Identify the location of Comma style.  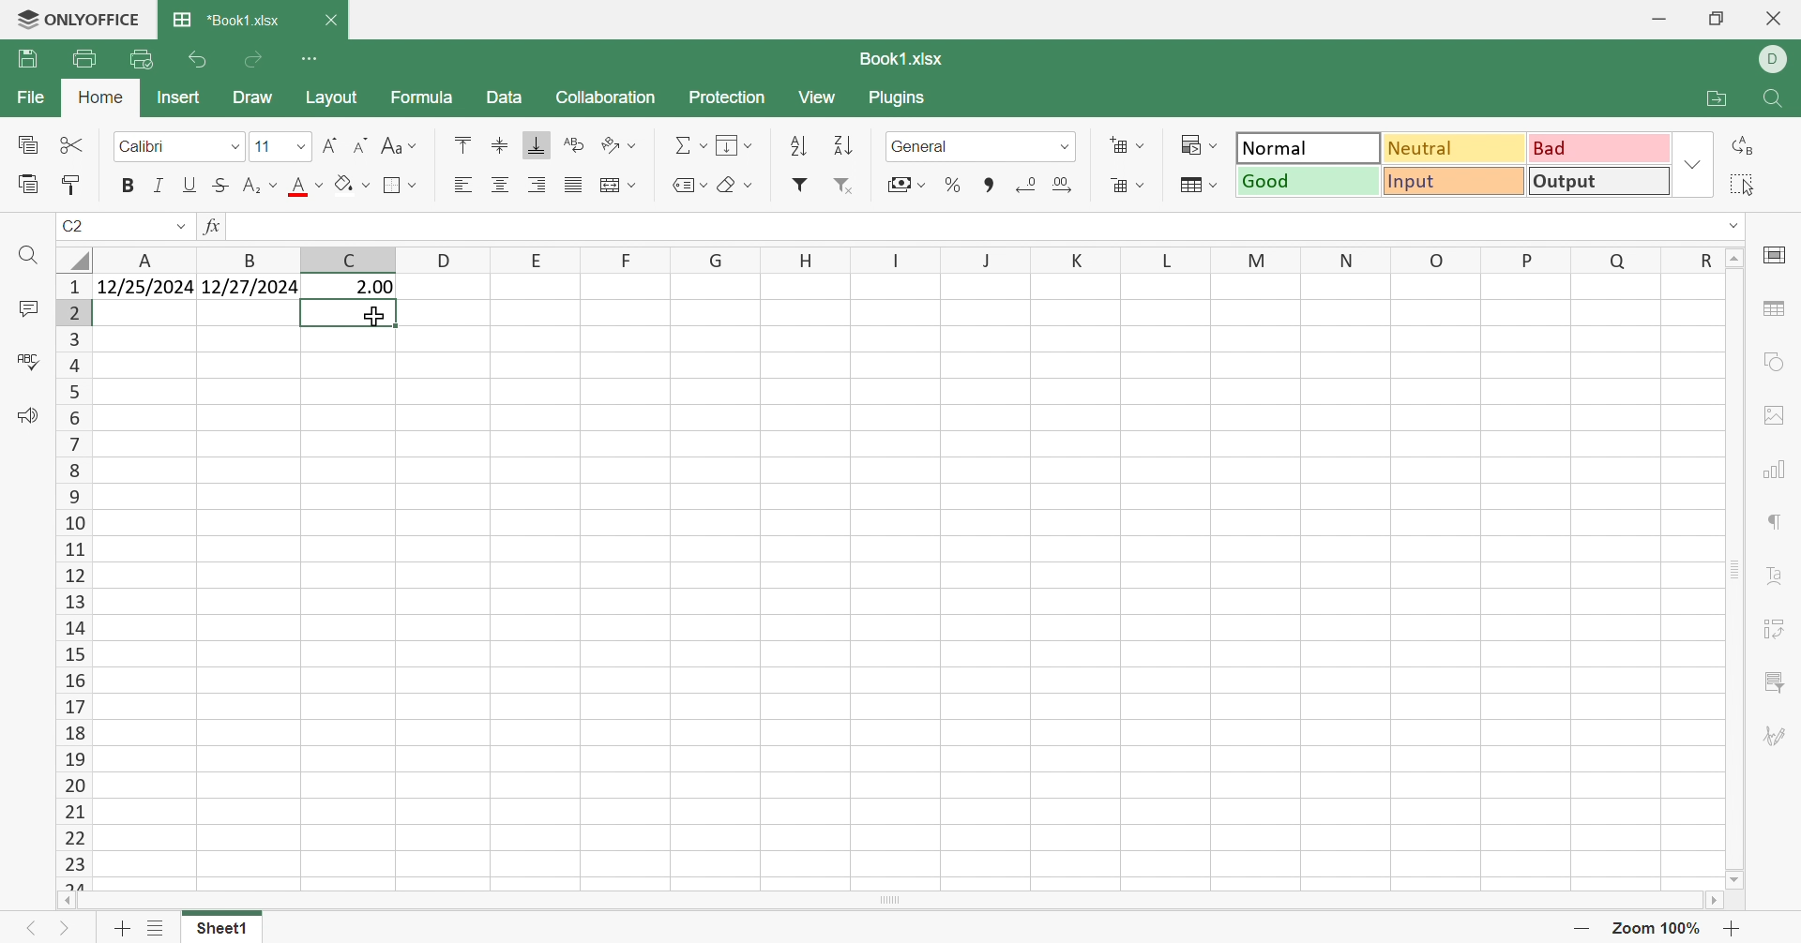
(989, 186).